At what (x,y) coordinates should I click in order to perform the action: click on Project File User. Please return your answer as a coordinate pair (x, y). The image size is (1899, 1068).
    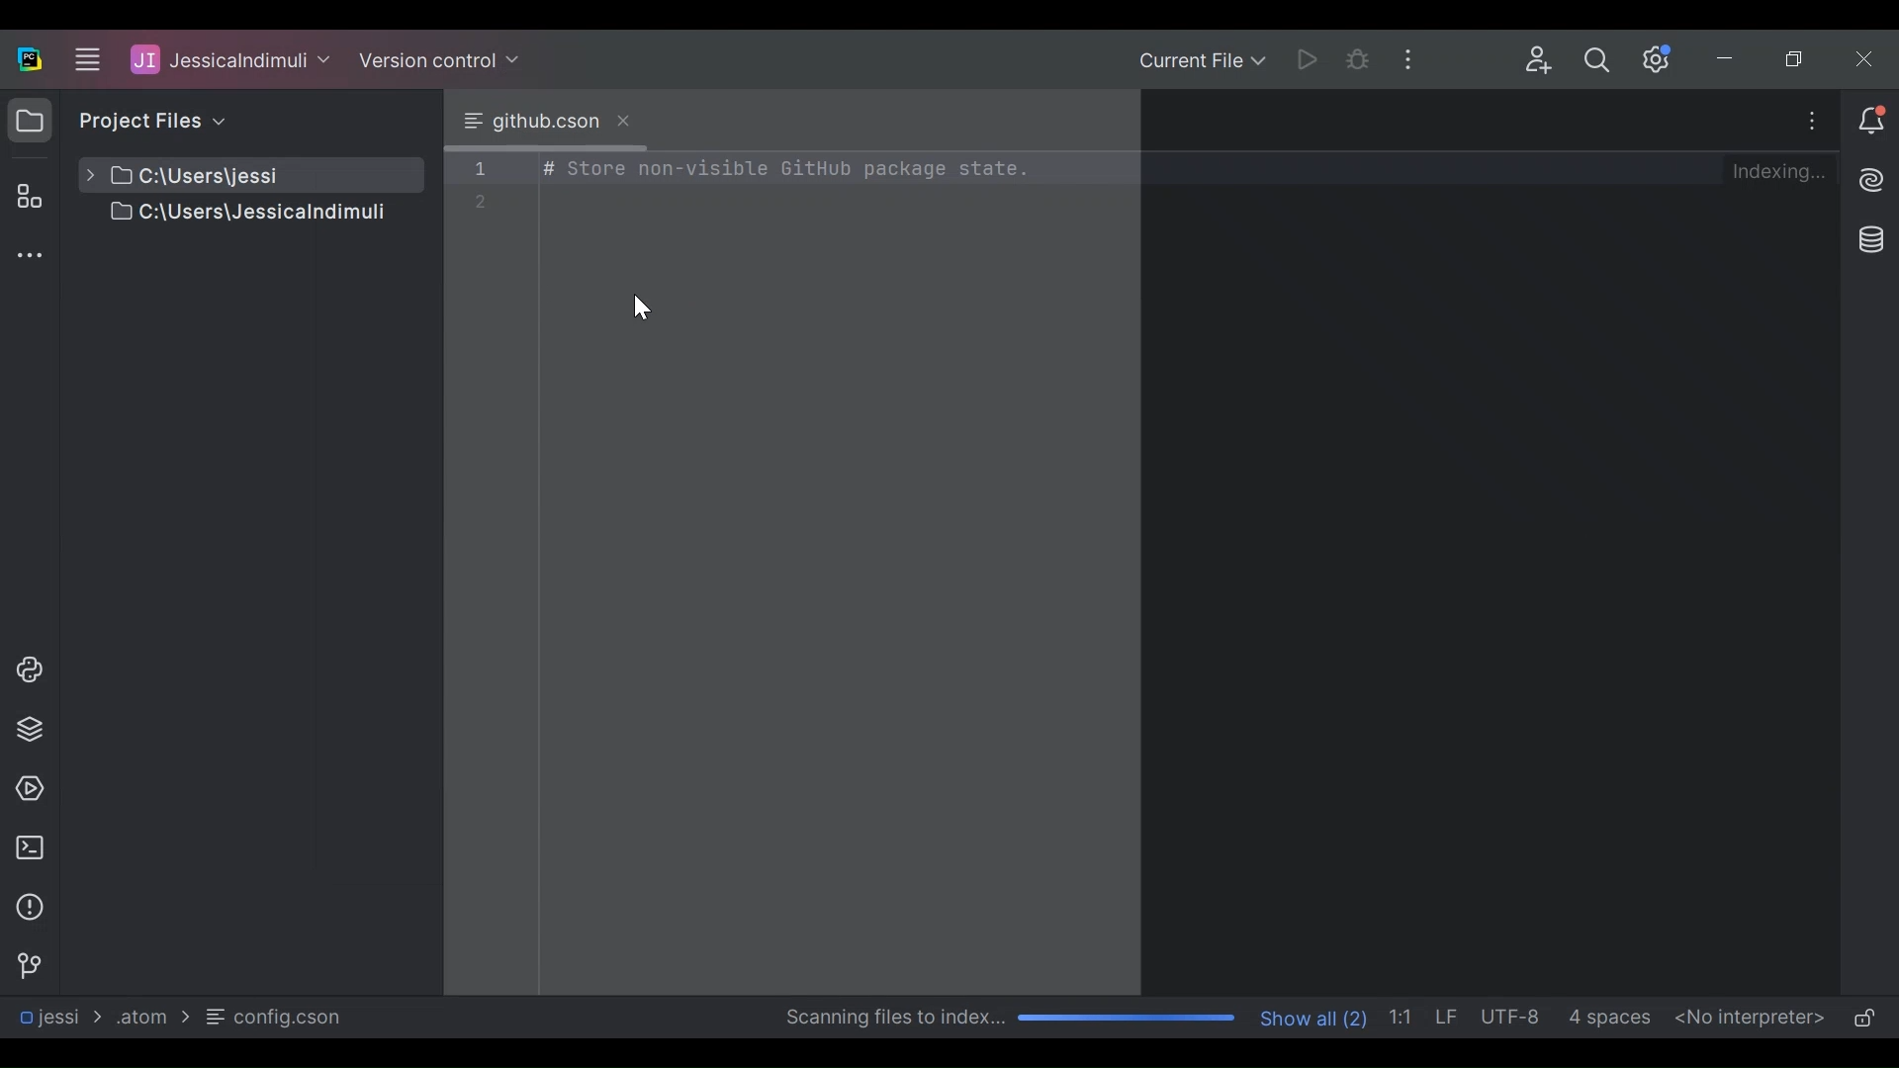
    Looking at the image, I should click on (231, 60).